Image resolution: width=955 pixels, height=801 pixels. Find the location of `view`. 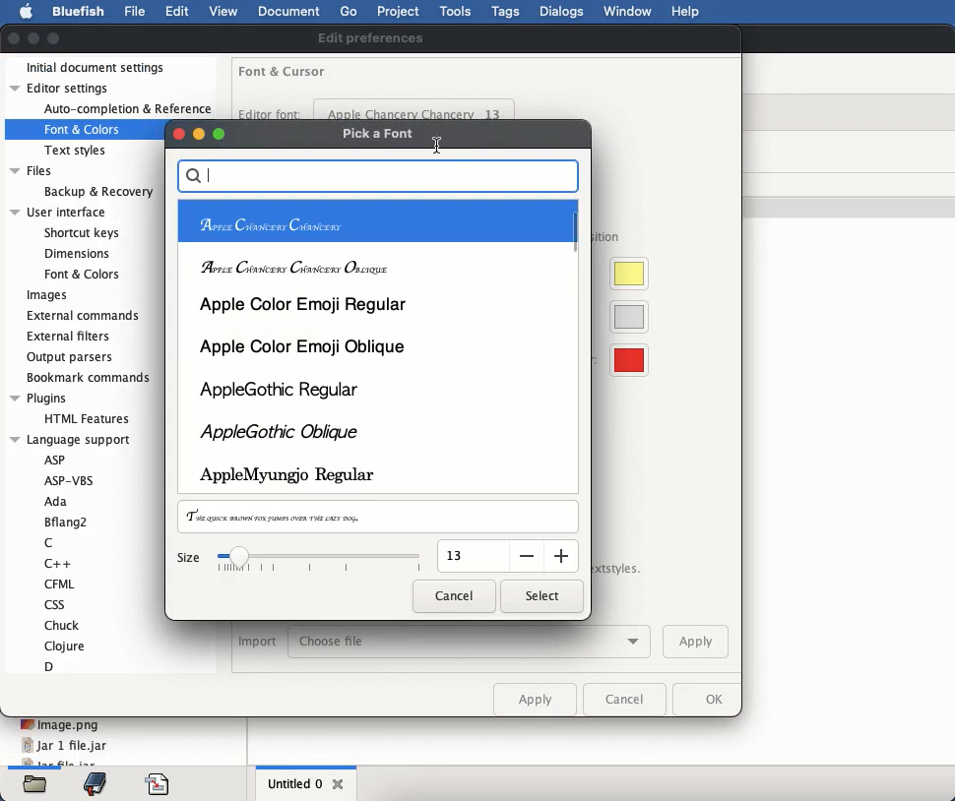

view is located at coordinates (226, 11).